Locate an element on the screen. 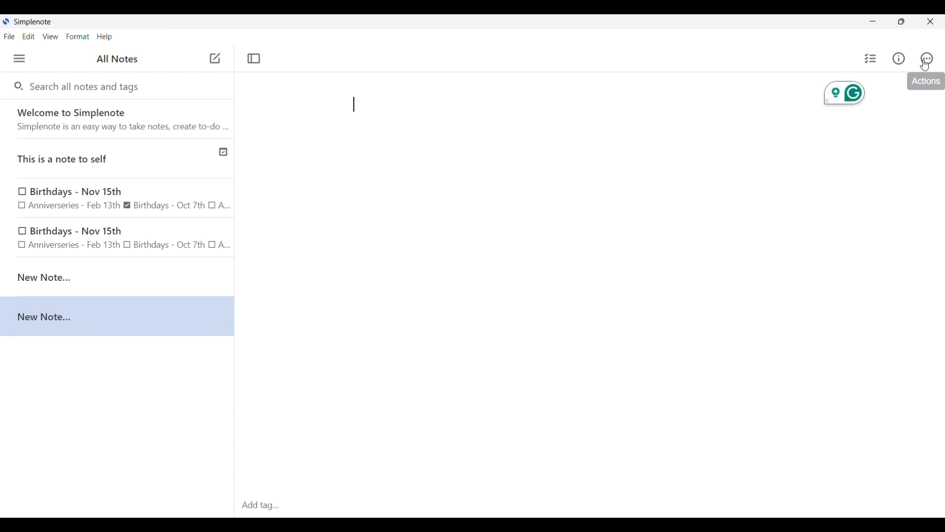 The width and height of the screenshot is (945, 532). Actions is located at coordinates (926, 59).